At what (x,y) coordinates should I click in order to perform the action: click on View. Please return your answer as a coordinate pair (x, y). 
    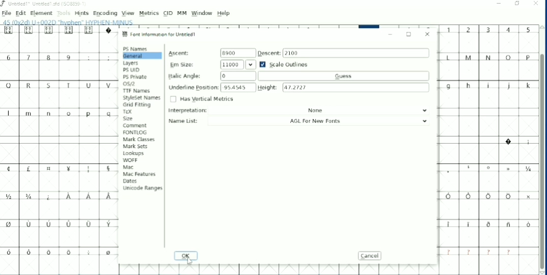
    Looking at the image, I should click on (128, 13).